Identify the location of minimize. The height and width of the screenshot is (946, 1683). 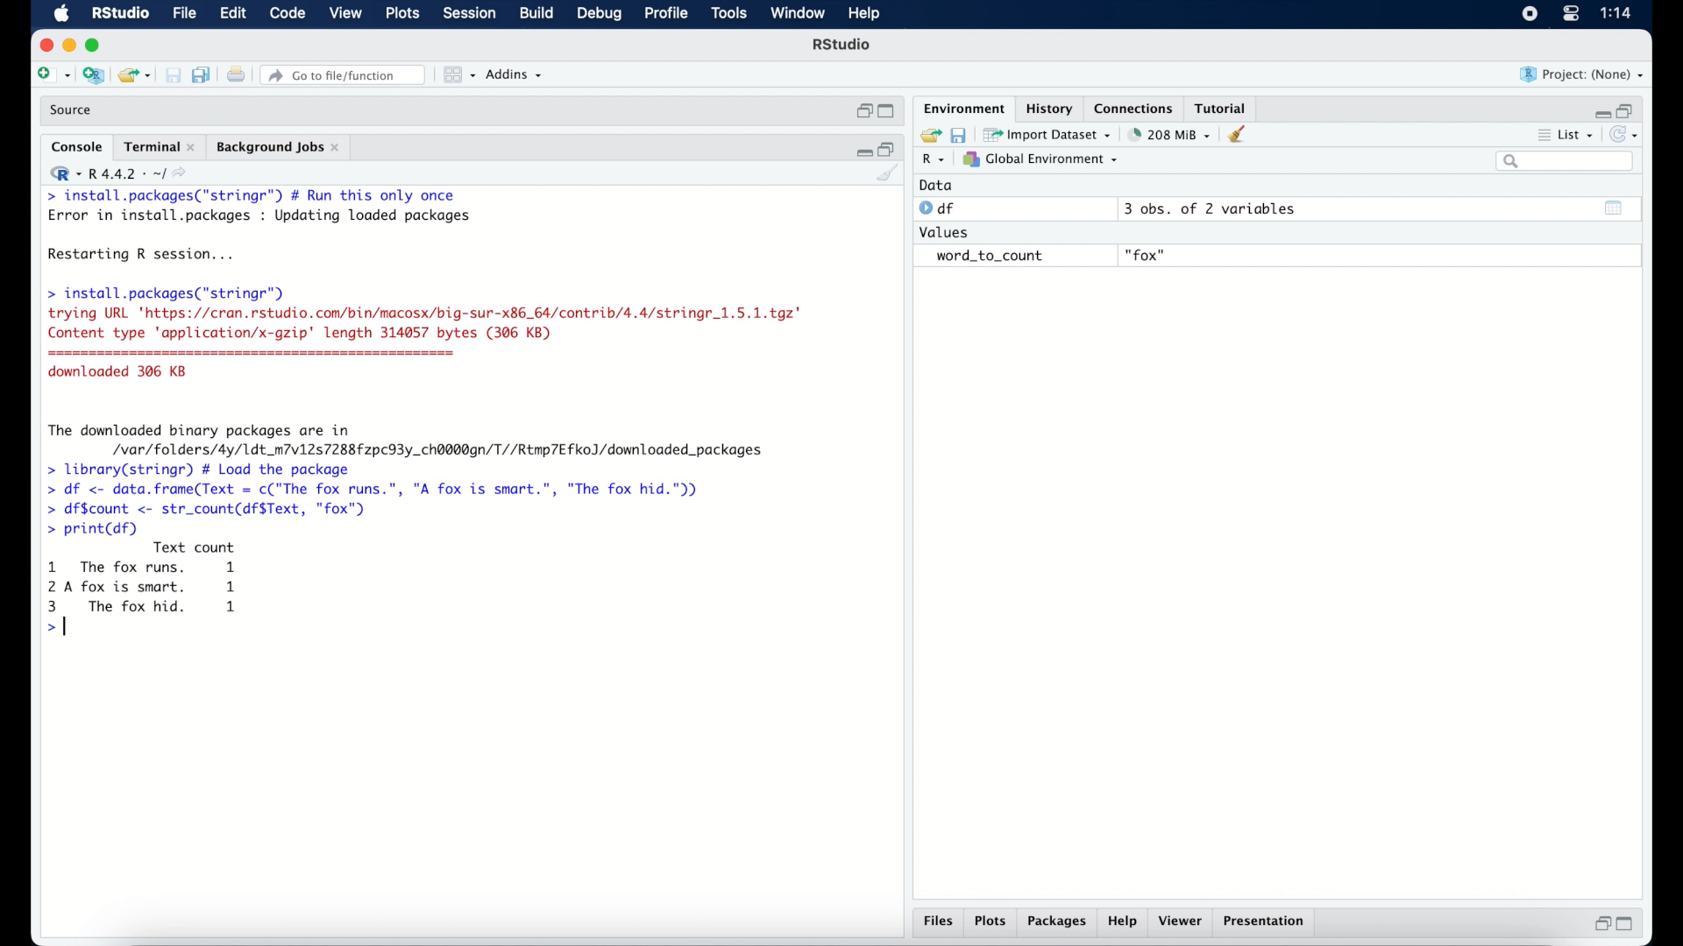
(1600, 113).